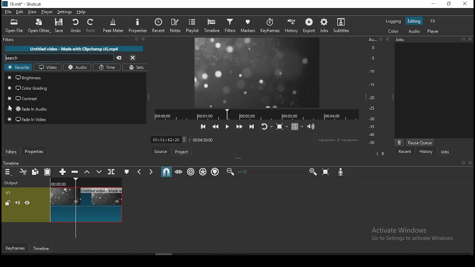 The image size is (475, 267). Describe the element at coordinates (297, 127) in the screenshot. I see `toggle grids display` at that location.